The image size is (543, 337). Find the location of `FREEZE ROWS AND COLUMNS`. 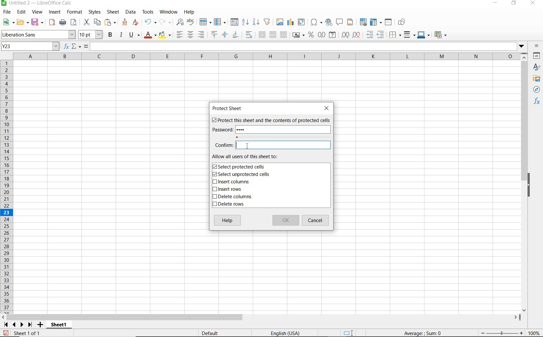

FREEZE ROWS AND COLUMNS is located at coordinates (377, 22).